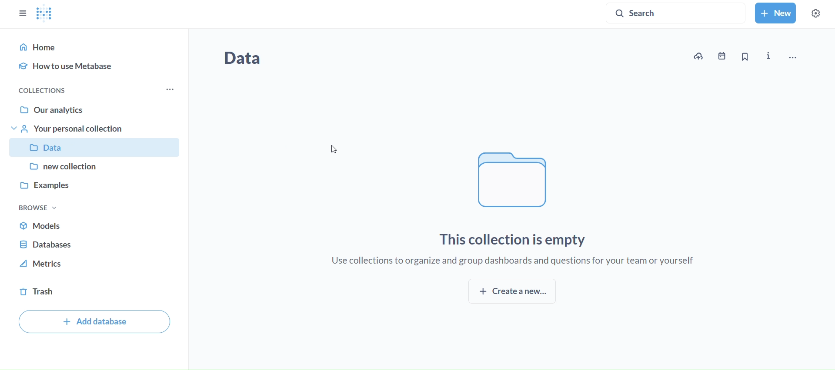  Describe the element at coordinates (335, 150) in the screenshot. I see `cursor` at that location.